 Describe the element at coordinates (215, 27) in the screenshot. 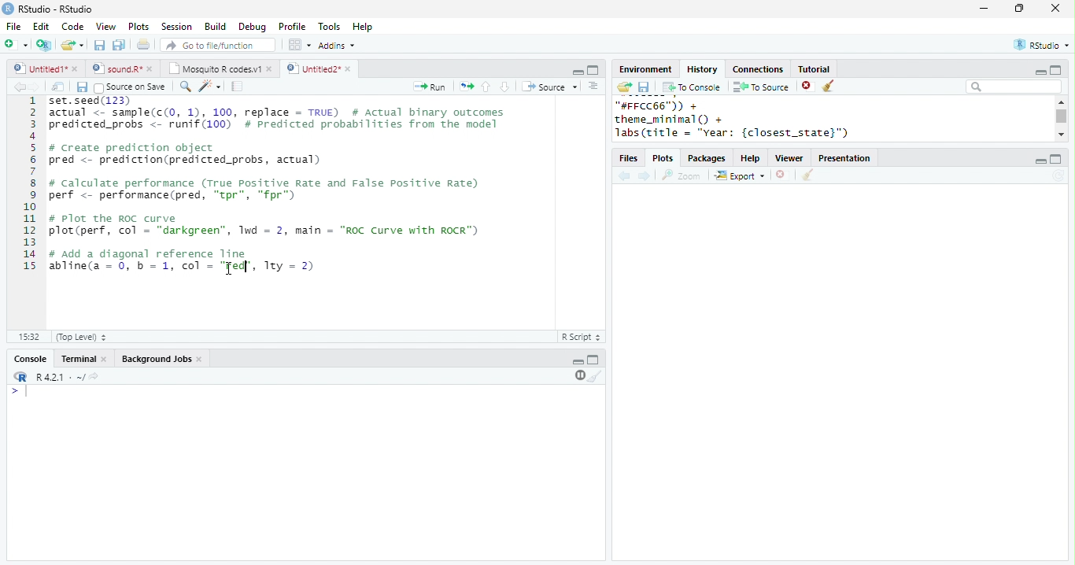

I see `Build` at that location.